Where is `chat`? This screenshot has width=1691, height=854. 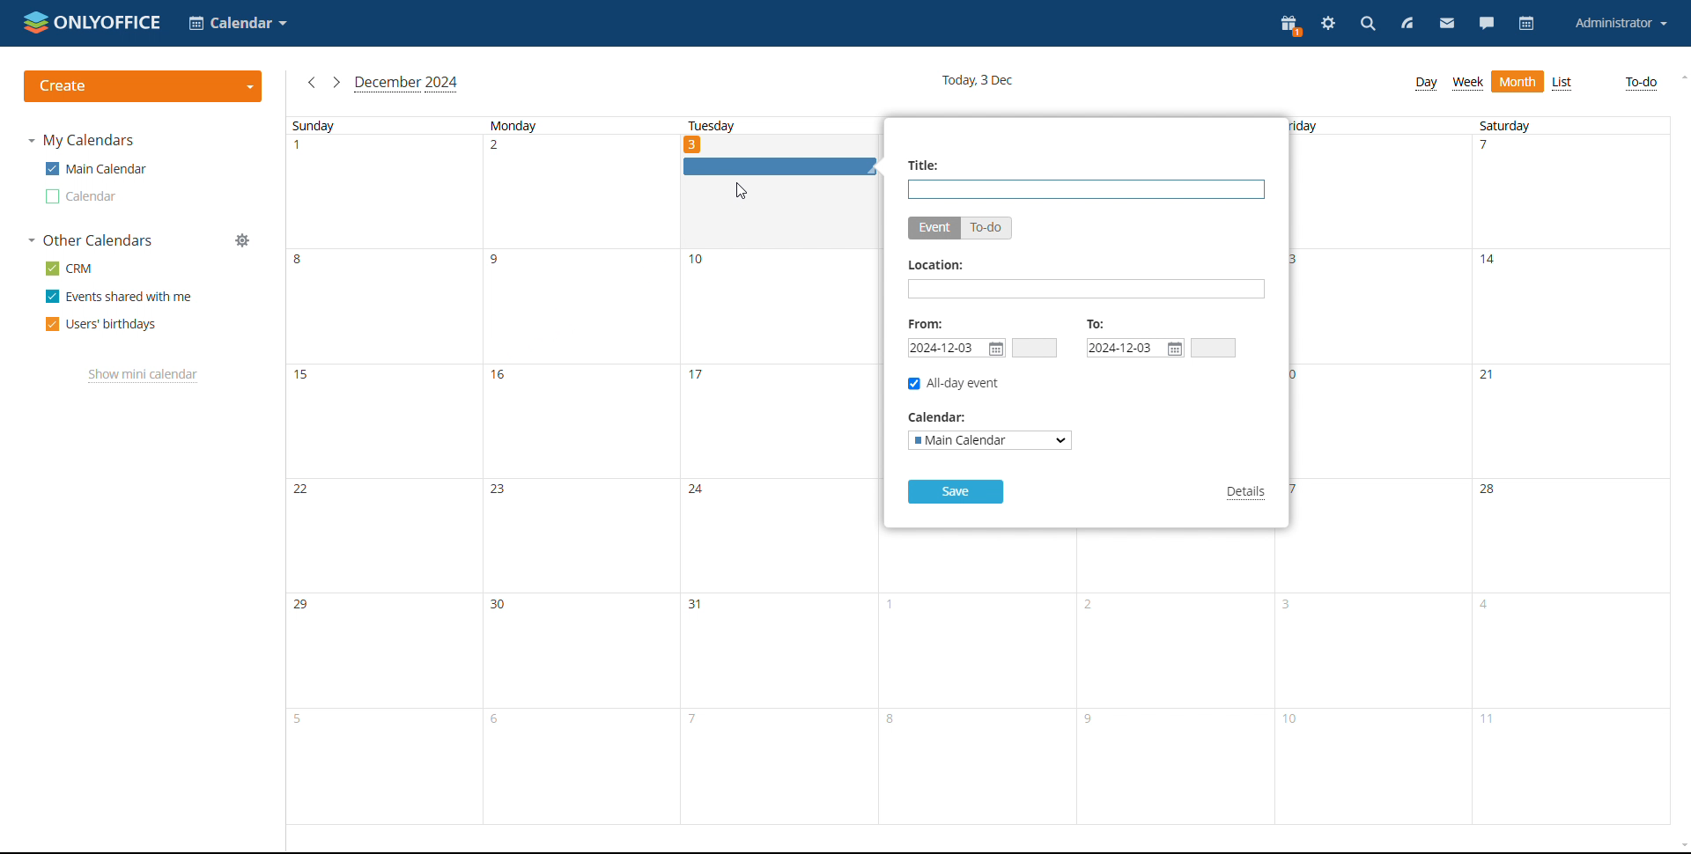 chat is located at coordinates (1487, 24).